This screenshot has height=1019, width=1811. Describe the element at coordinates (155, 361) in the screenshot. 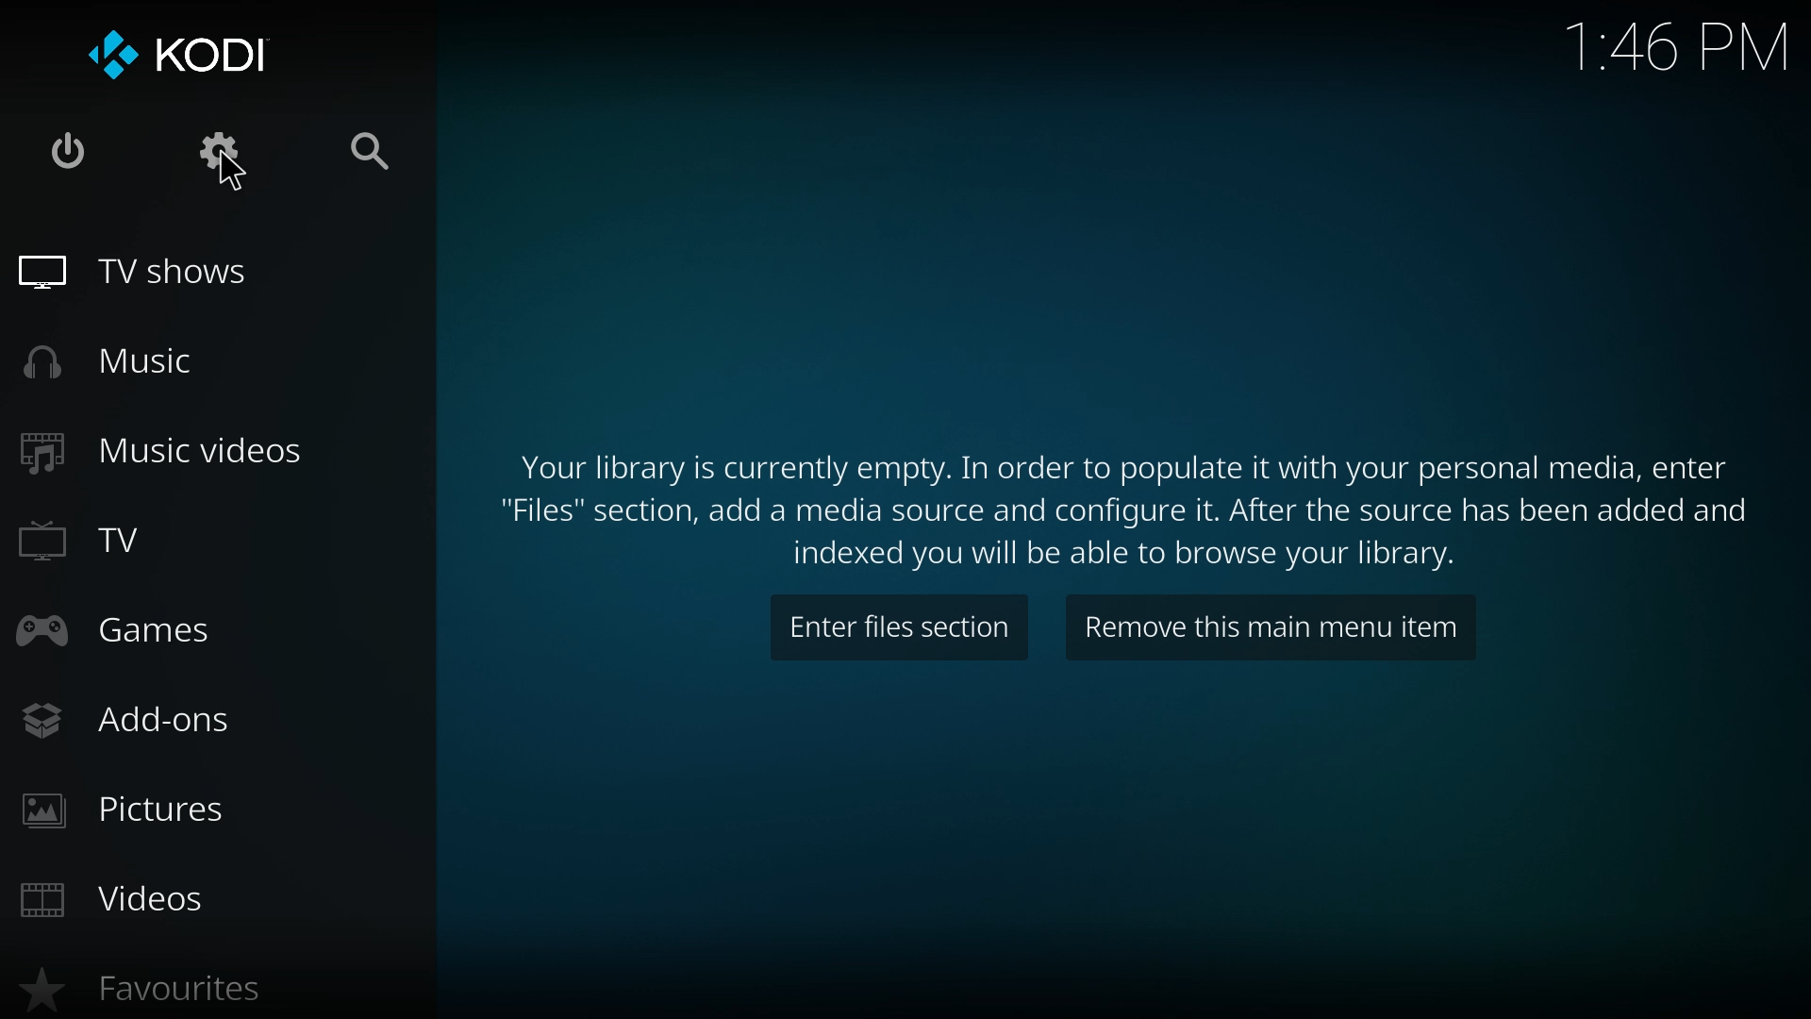

I see `music` at that location.